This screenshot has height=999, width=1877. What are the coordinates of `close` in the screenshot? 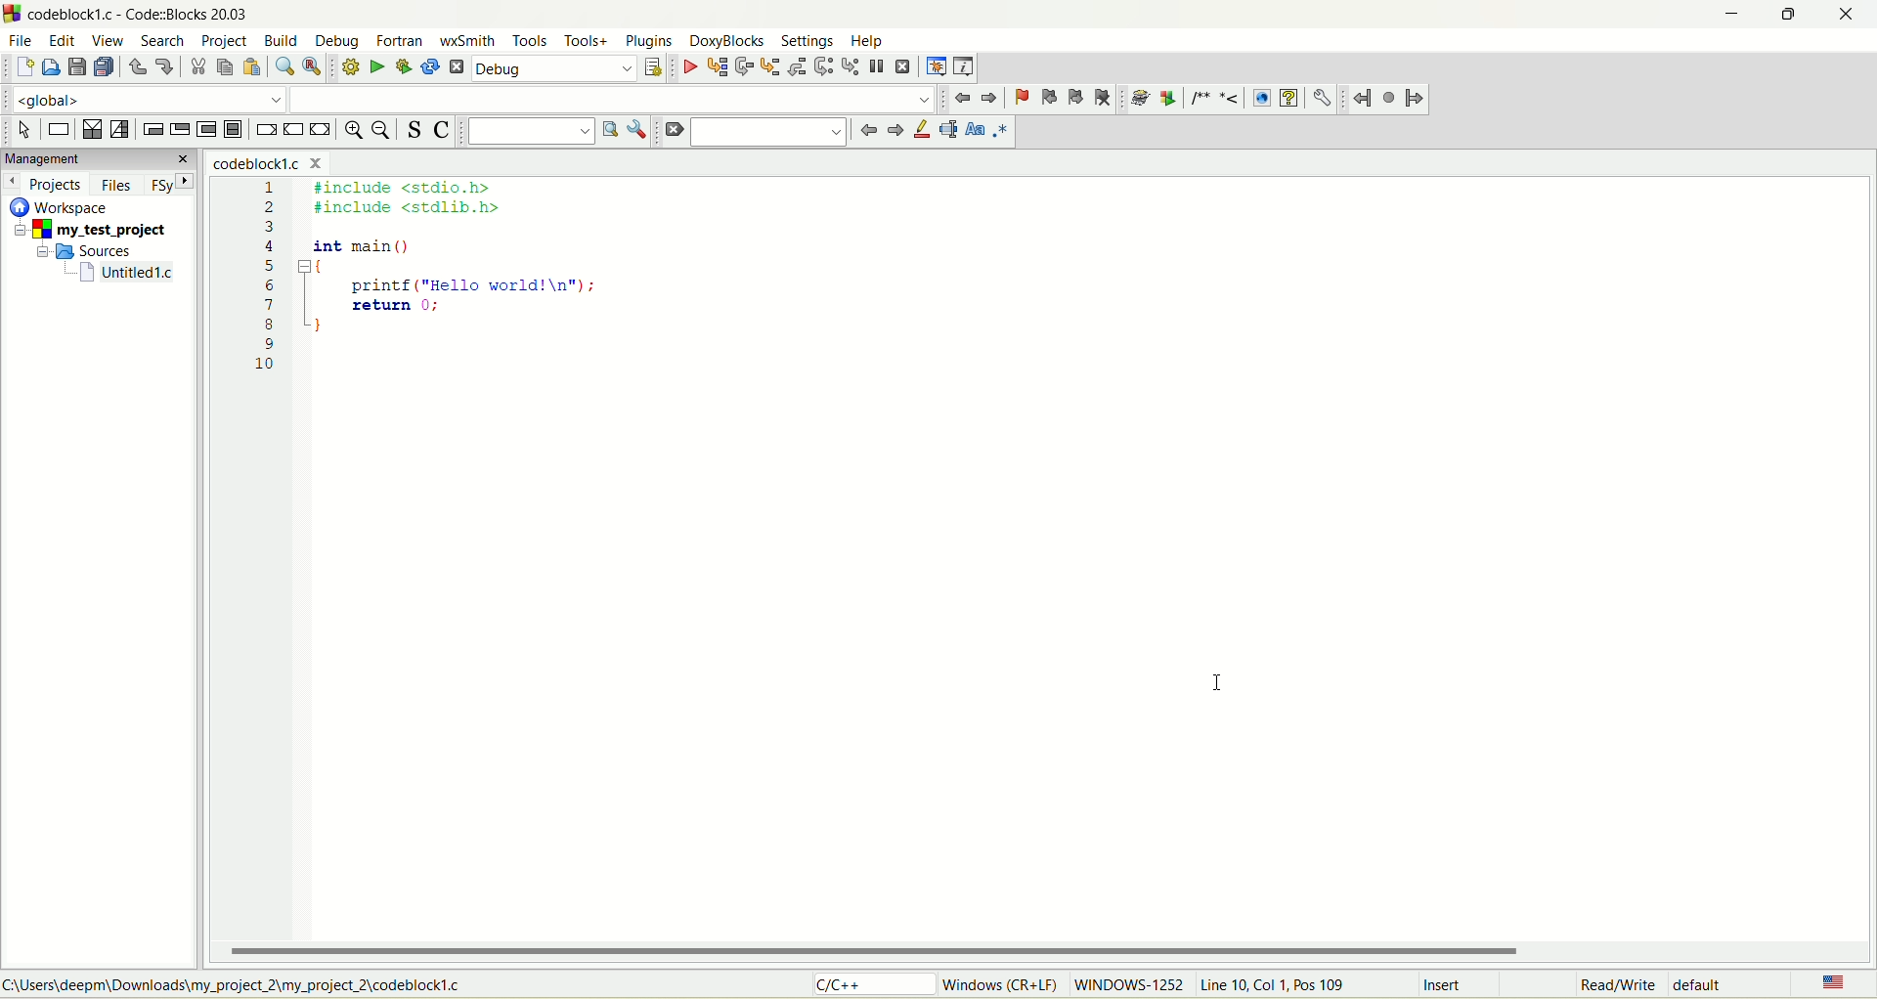 It's located at (1852, 15).